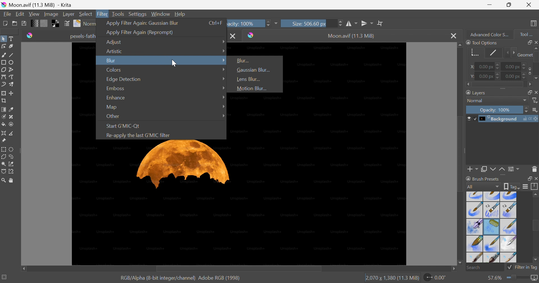  What do you see at coordinates (15, 23) in the screenshot?
I see `Open and existing document` at bounding box center [15, 23].